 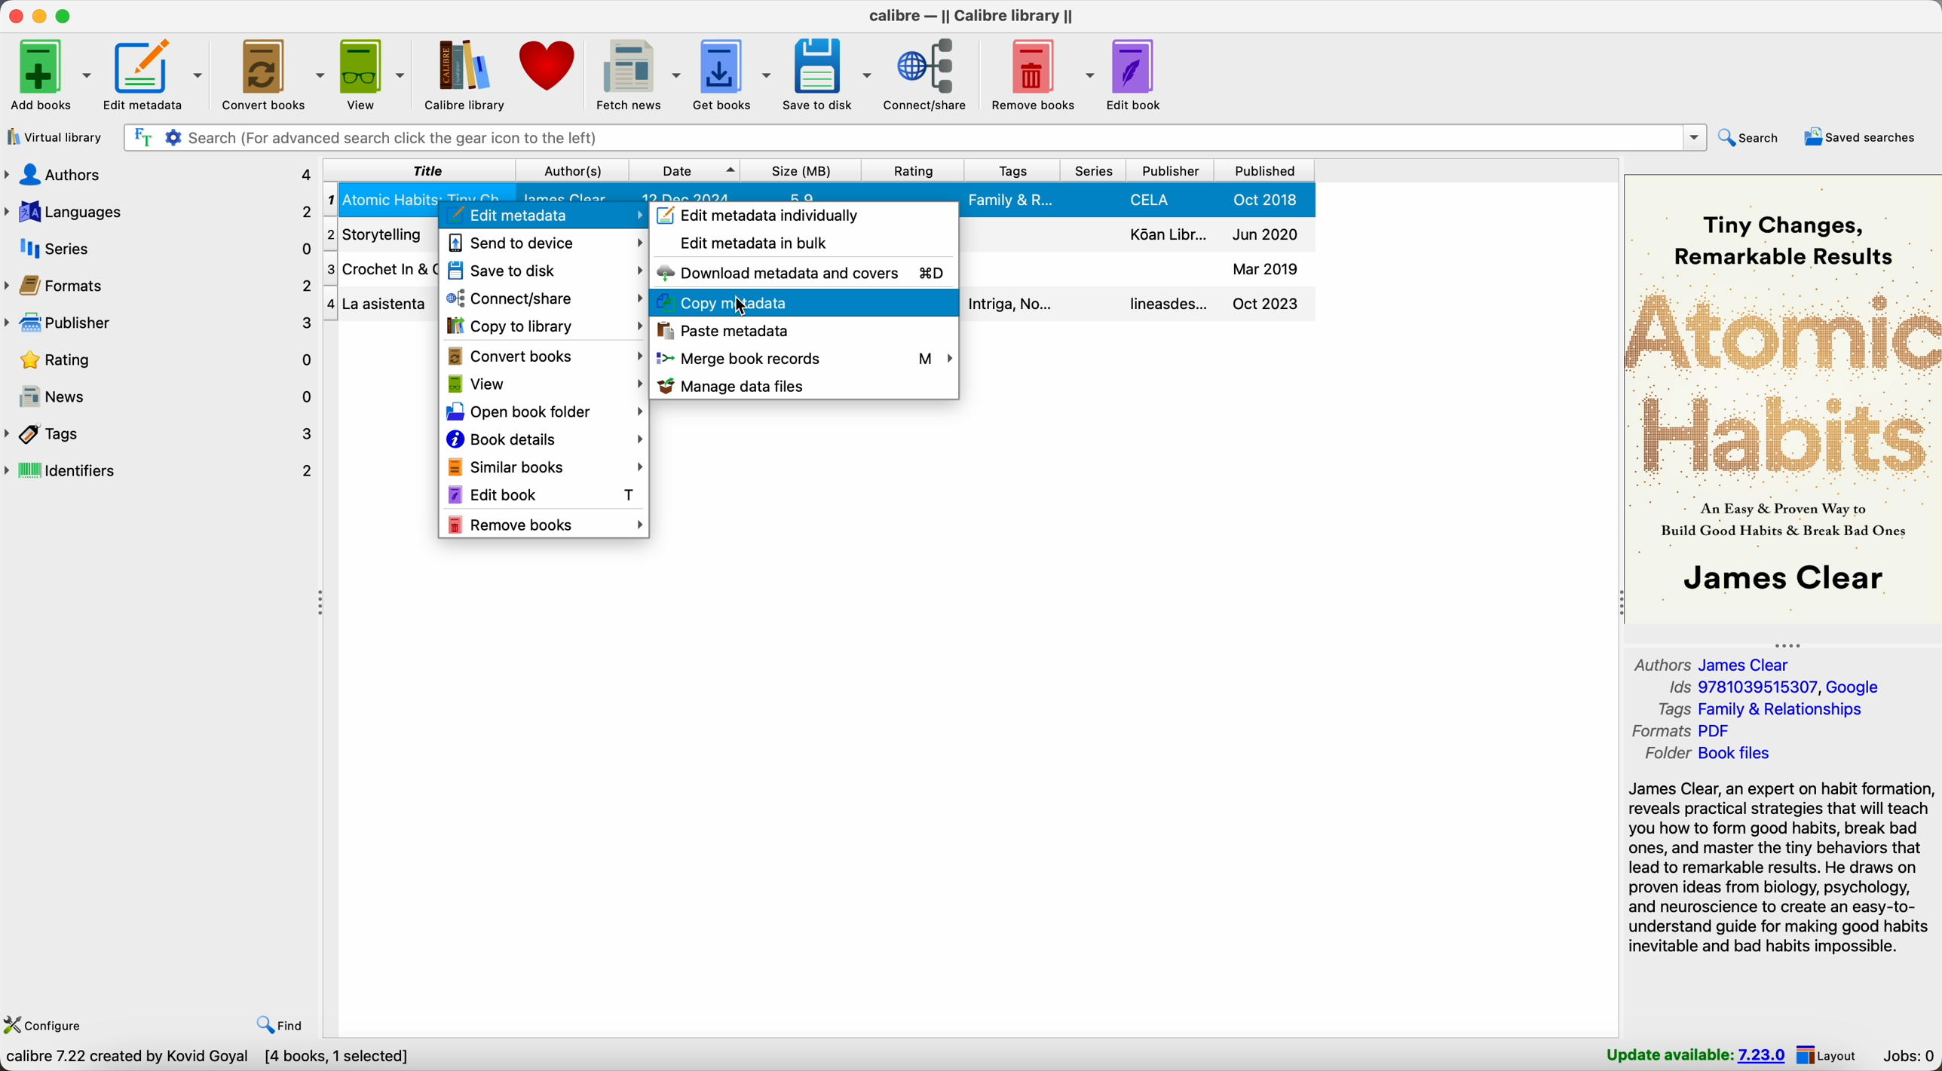 I want to click on fetch news, so click(x=639, y=73).